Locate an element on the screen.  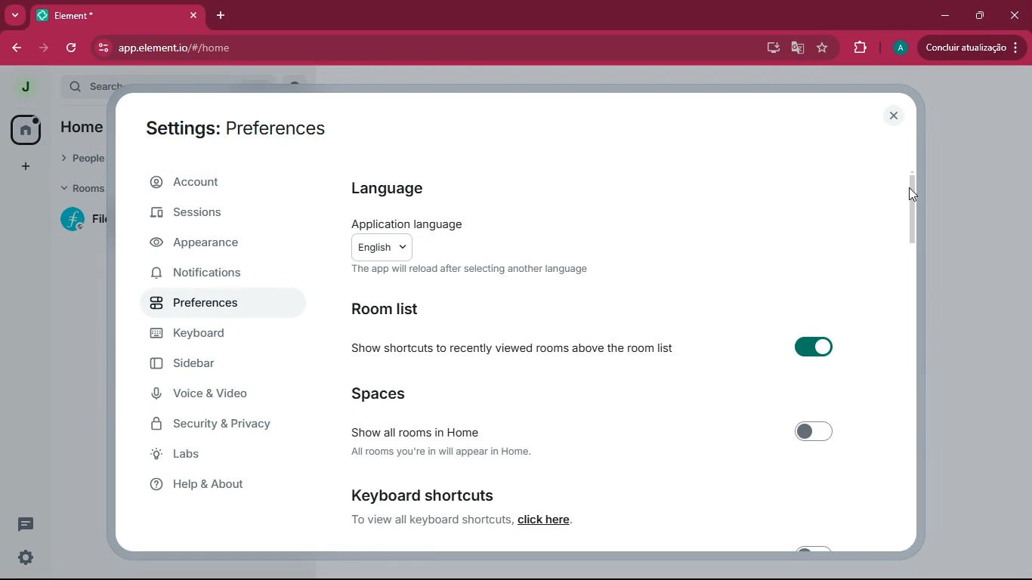
j is located at coordinates (24, 88).